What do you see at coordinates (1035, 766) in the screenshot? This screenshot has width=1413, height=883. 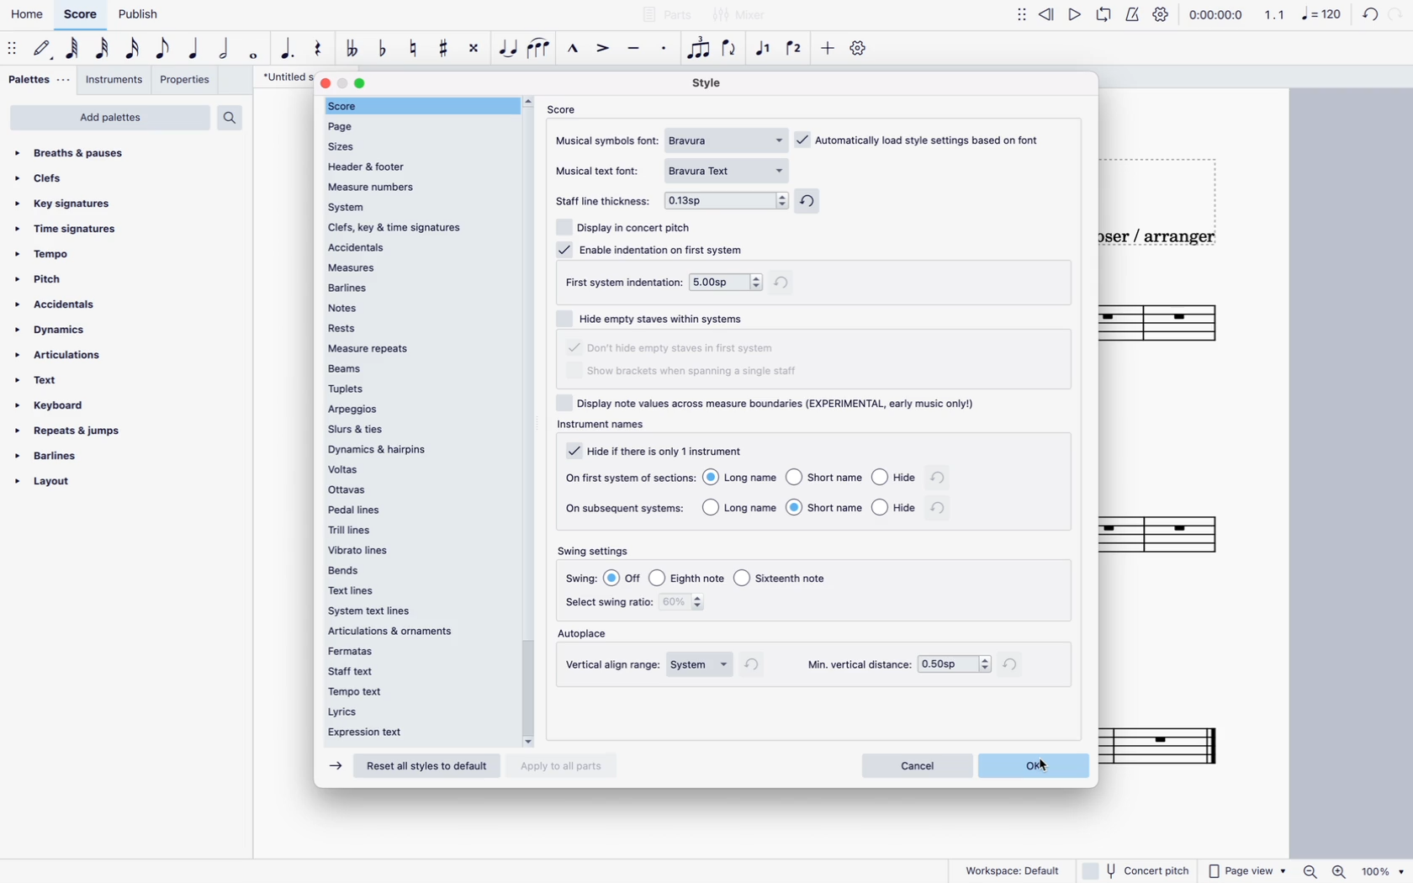 I see `ok` at bounding box center [1035, 766].